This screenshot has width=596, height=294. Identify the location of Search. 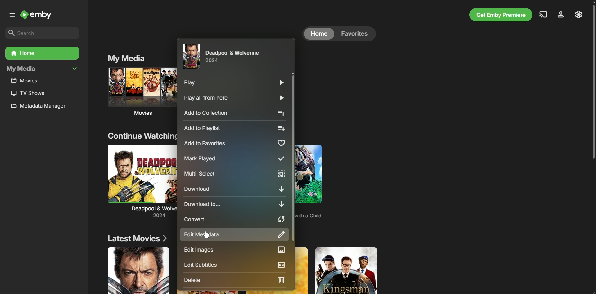
(40, 33).